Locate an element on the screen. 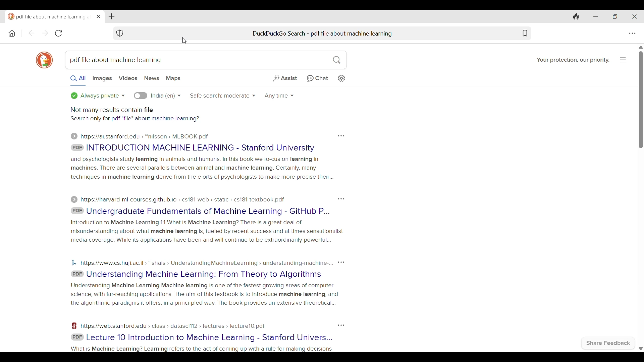  Feedback loop of respective result is located at coordinates (341, 136).